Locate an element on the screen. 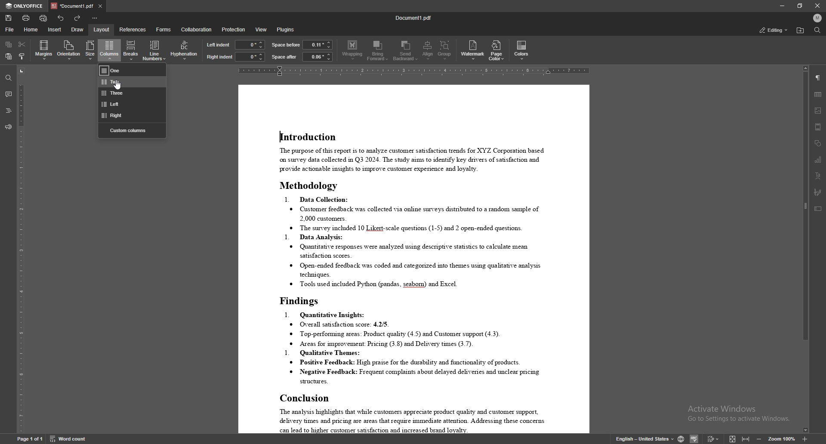 The height and width of the screenshot is (444, 826). cut is located at coordinates (22, 44).